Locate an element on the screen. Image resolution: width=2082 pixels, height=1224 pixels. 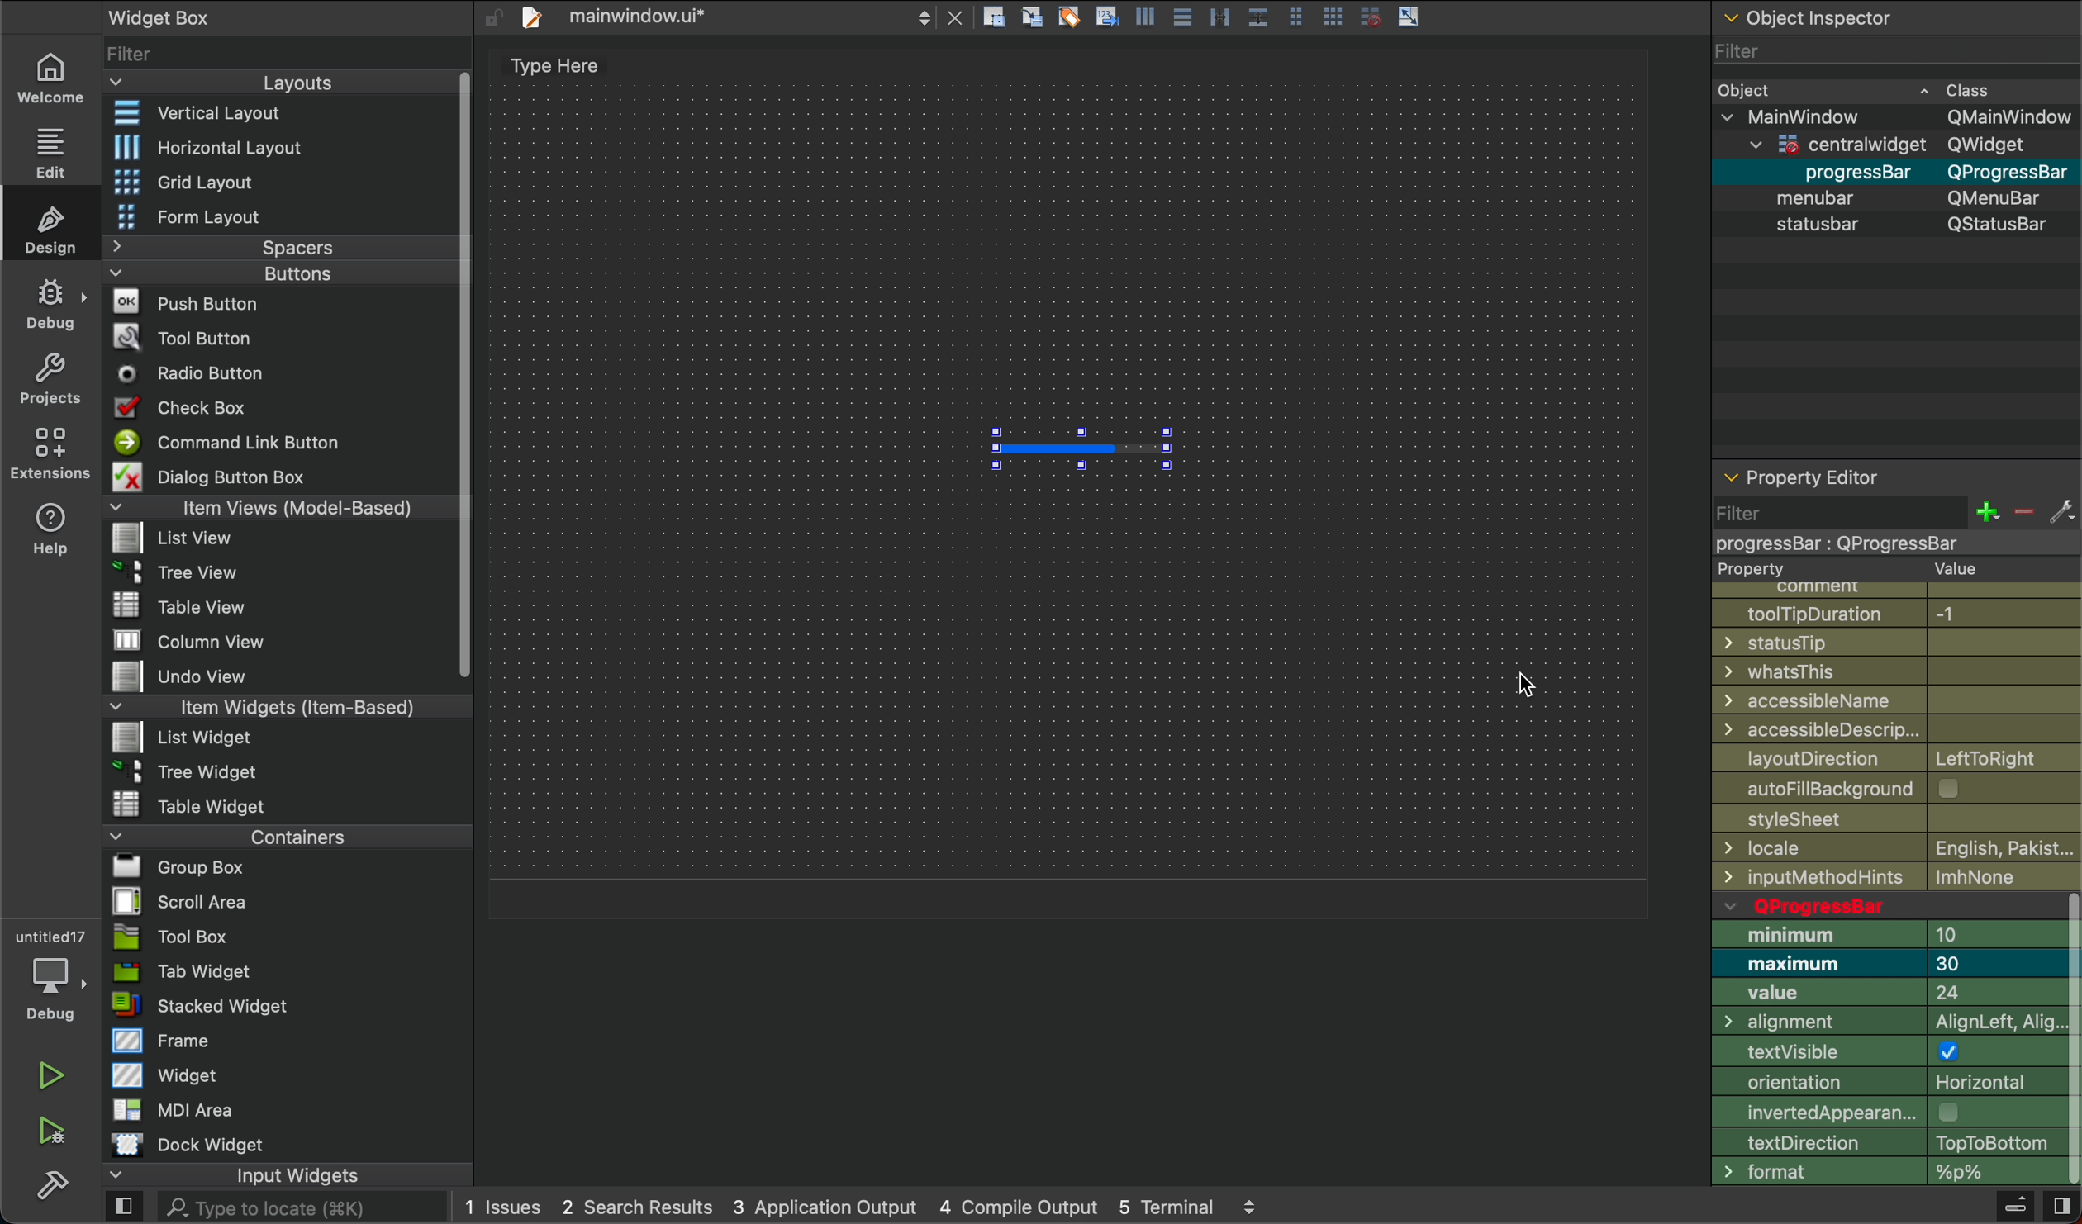
widget box is located at coordinates (209, 16).